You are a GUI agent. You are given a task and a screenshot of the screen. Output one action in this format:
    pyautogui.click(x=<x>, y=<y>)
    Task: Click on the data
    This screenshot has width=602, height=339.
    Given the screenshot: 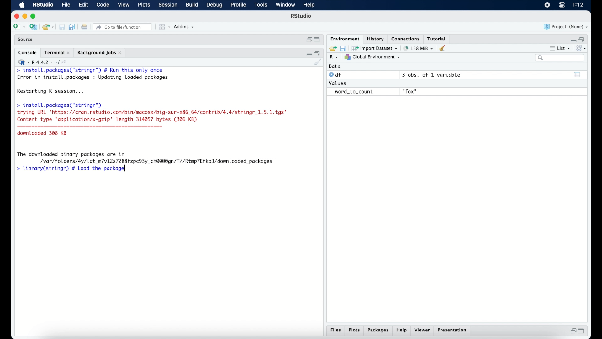 What is the action you would take?
    pyautogui.click(x=335, y=66)
    